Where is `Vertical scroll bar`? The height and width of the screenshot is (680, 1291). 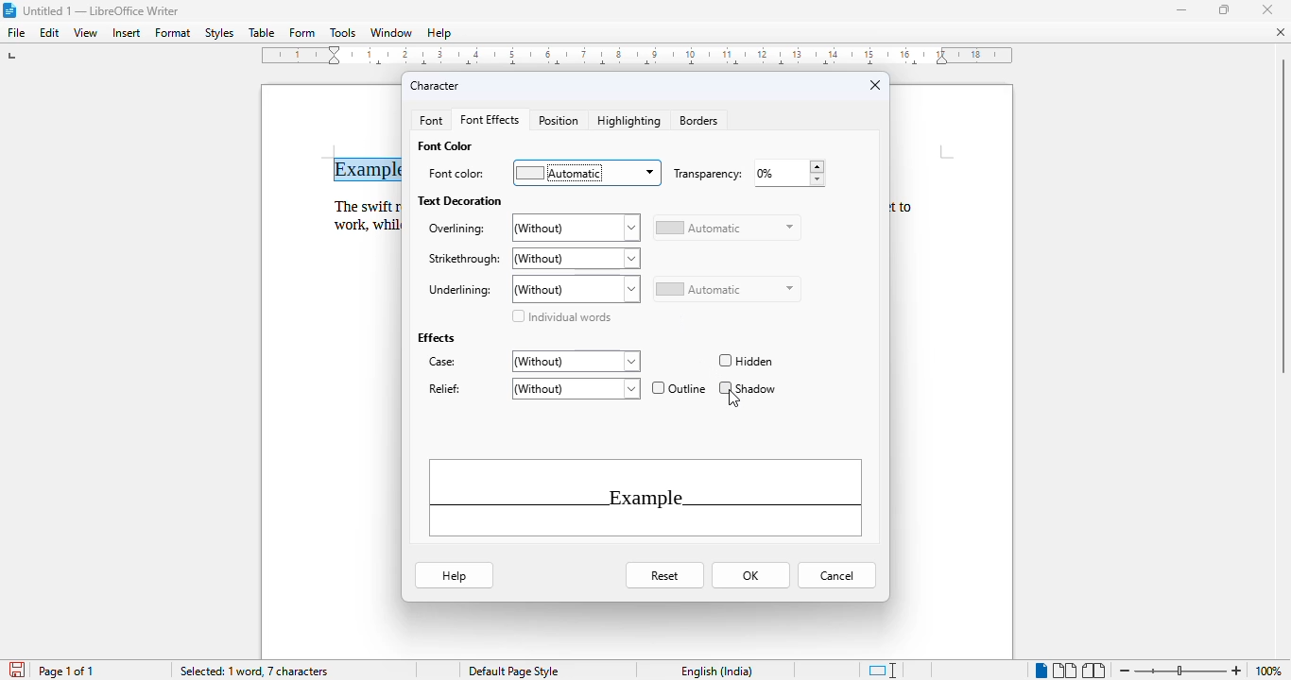
Vertical scroll bar is located at coordinates (1282, 217).